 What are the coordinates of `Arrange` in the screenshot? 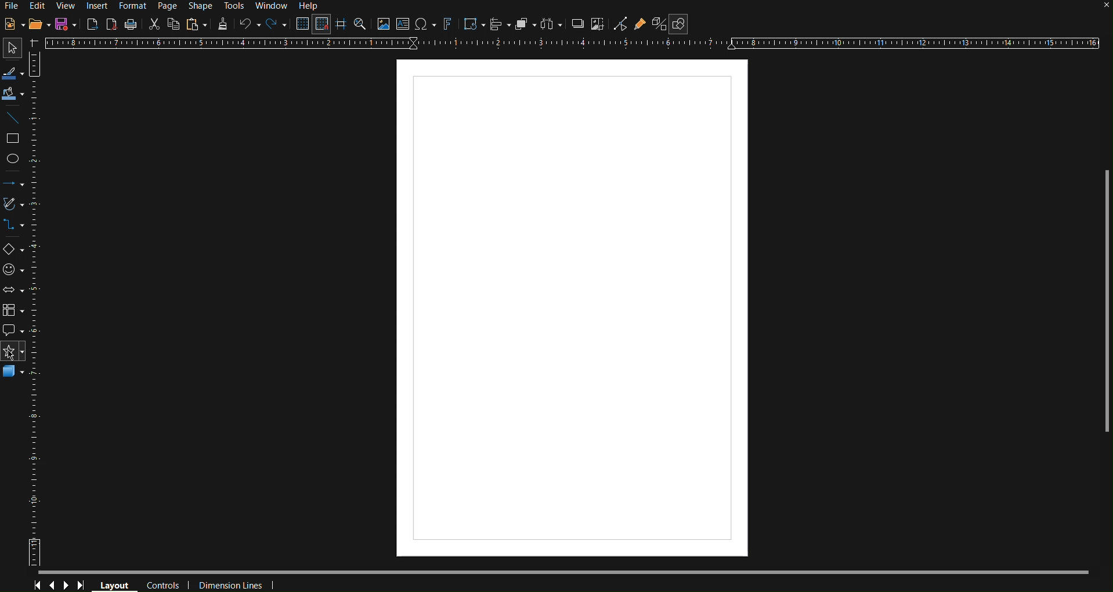 It's located at (524, 26).